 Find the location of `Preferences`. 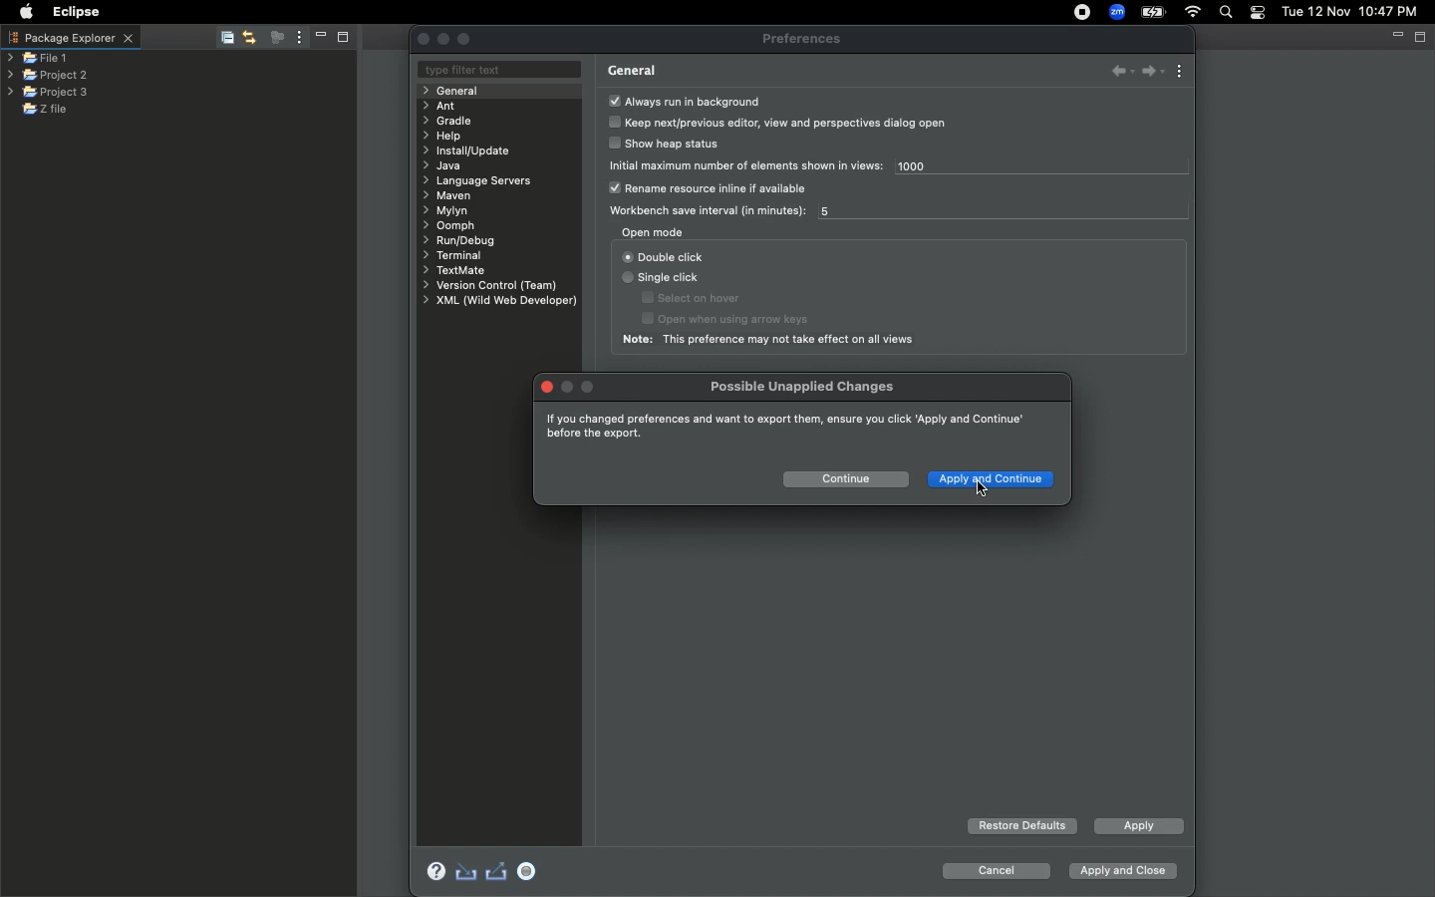

Preferences is located at coordinates (803, 40).